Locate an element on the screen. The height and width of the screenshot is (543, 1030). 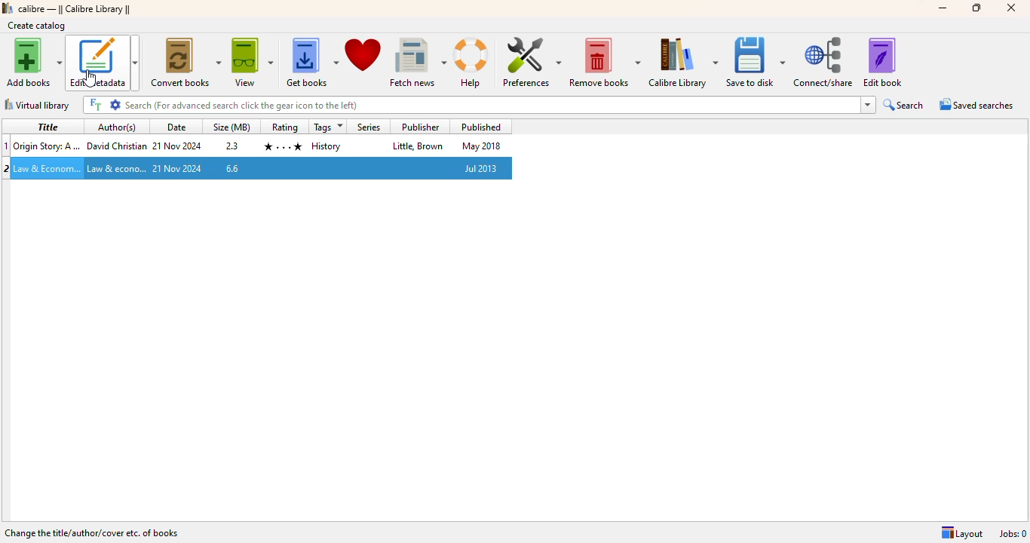
2.3 mbs is located at coordinates (233, 146).